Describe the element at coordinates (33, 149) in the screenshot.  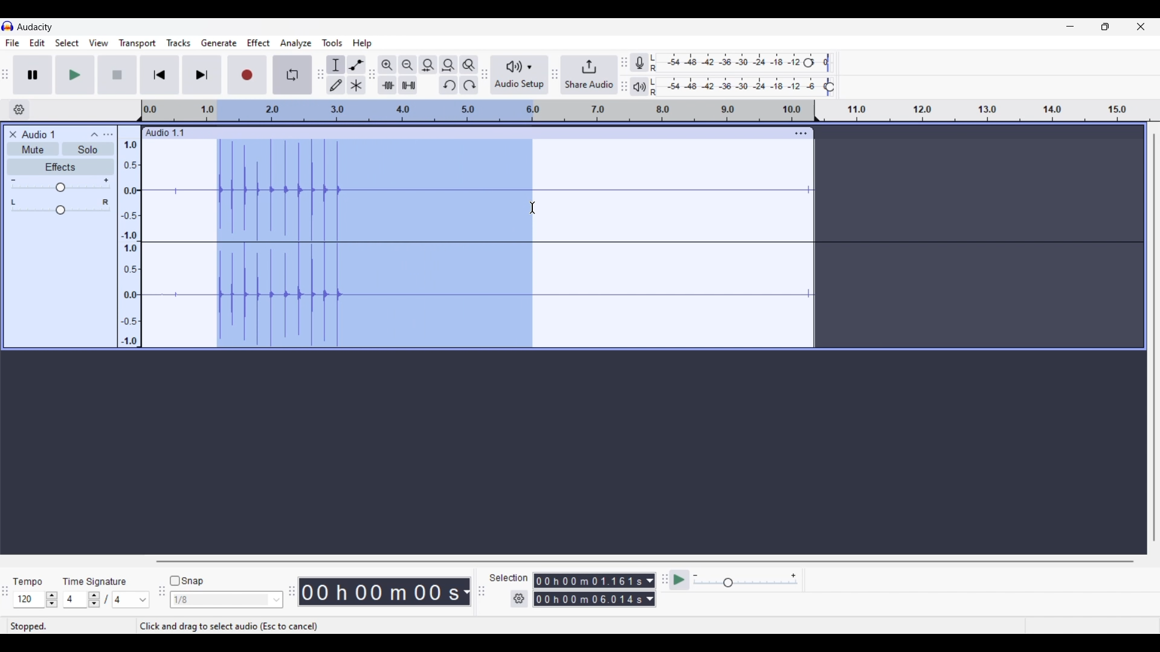
I see `Mute` at that location.